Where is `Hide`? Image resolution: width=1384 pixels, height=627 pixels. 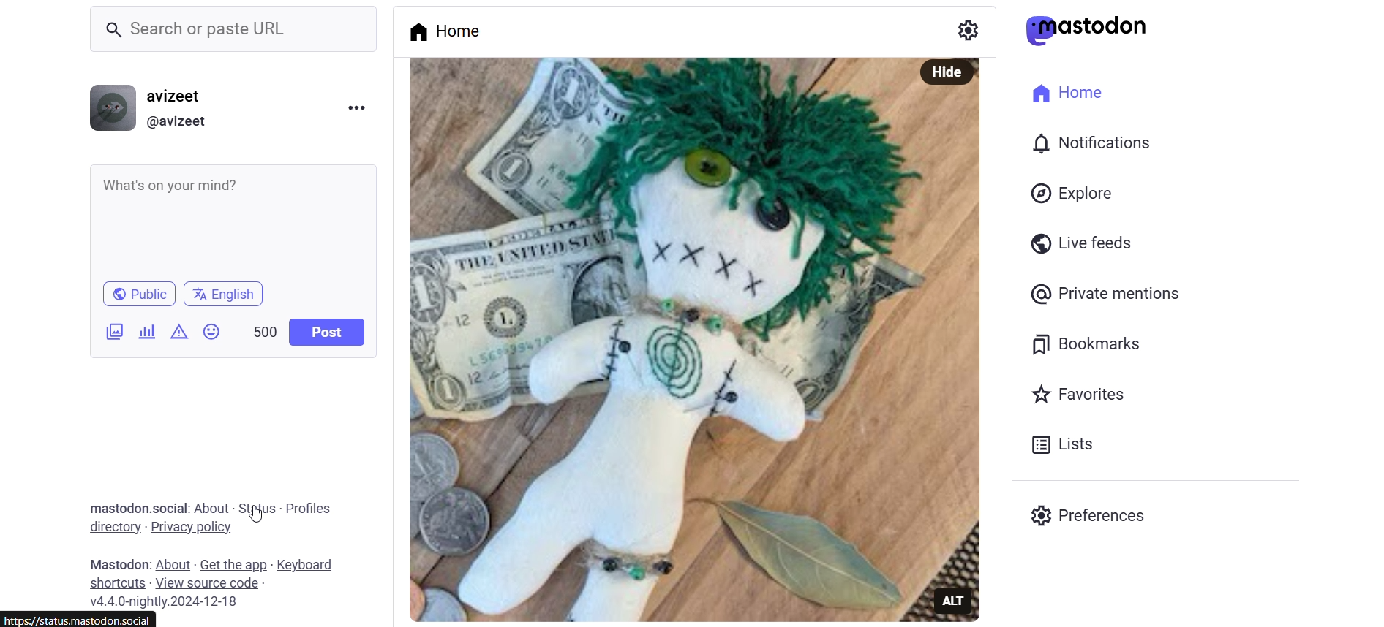
Hide is located at coordinates (947, 72).